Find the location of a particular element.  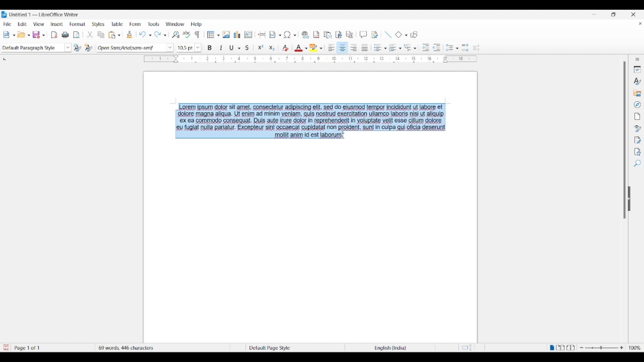

Cursor is located at coordinates (176, 109).